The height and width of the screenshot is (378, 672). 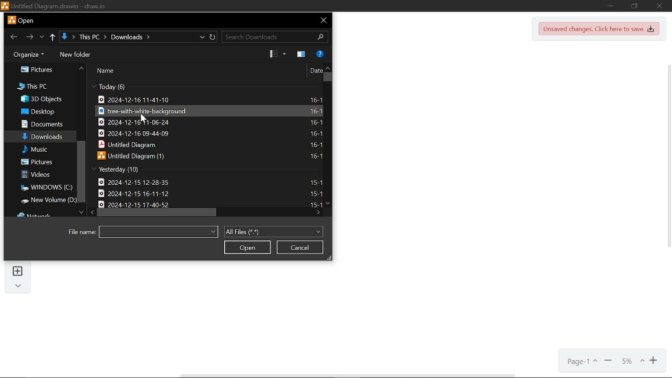 I want to click on Precious locations, so click(x=203, y=38).